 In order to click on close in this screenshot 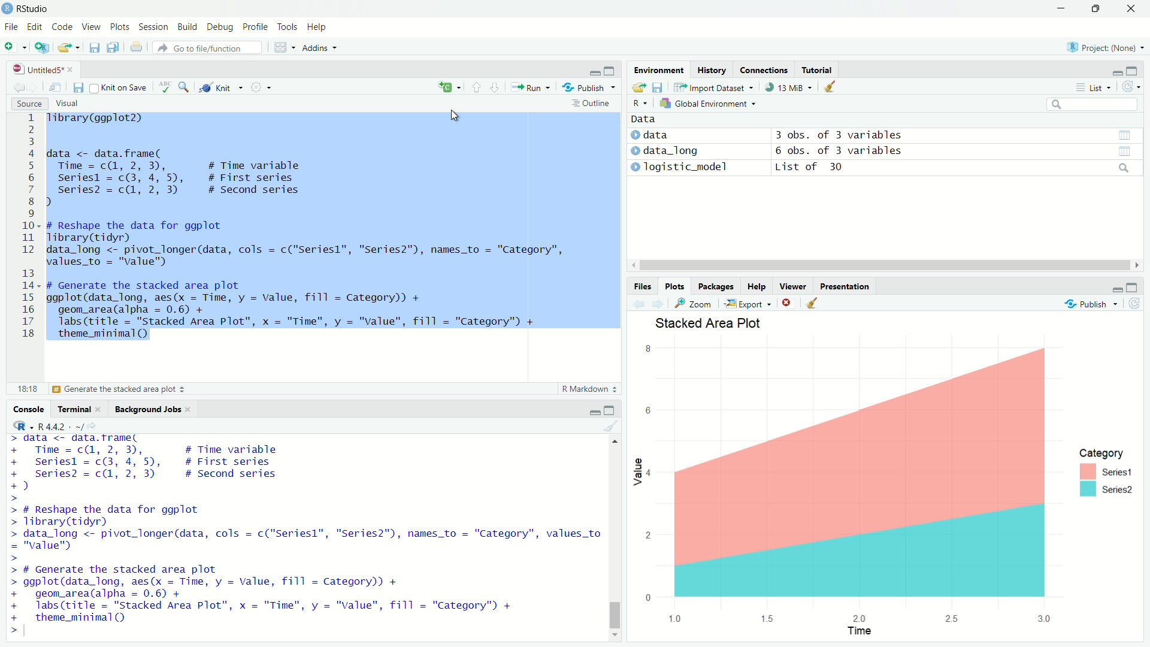, I will do `click(1133, 8)`.